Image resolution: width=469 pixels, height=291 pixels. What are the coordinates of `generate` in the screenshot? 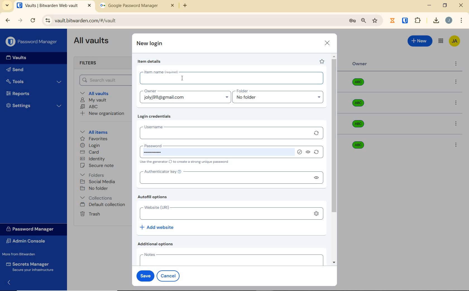 It's located at (317, 133).